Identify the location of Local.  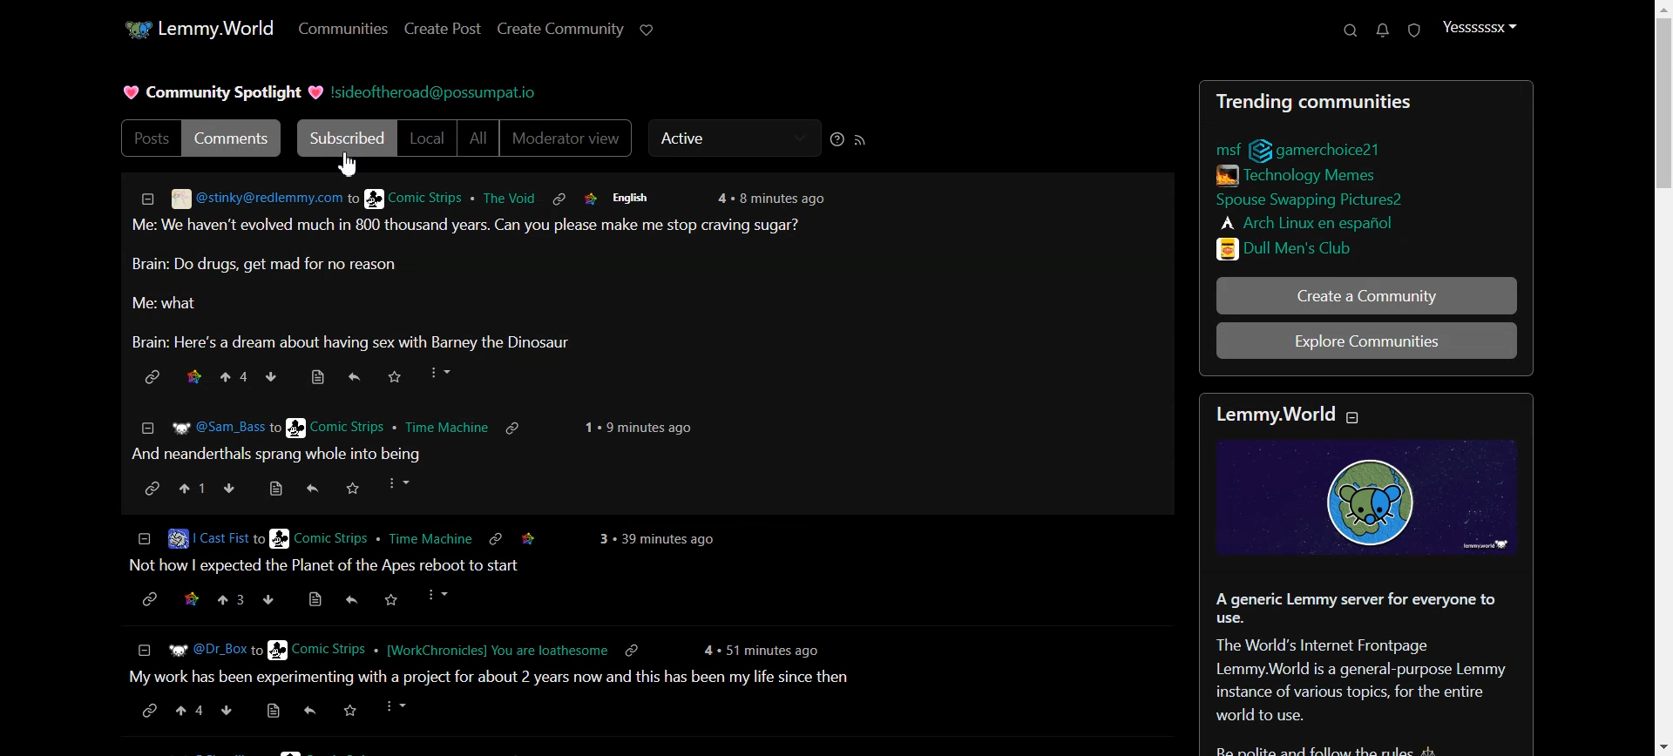
(427, 138).